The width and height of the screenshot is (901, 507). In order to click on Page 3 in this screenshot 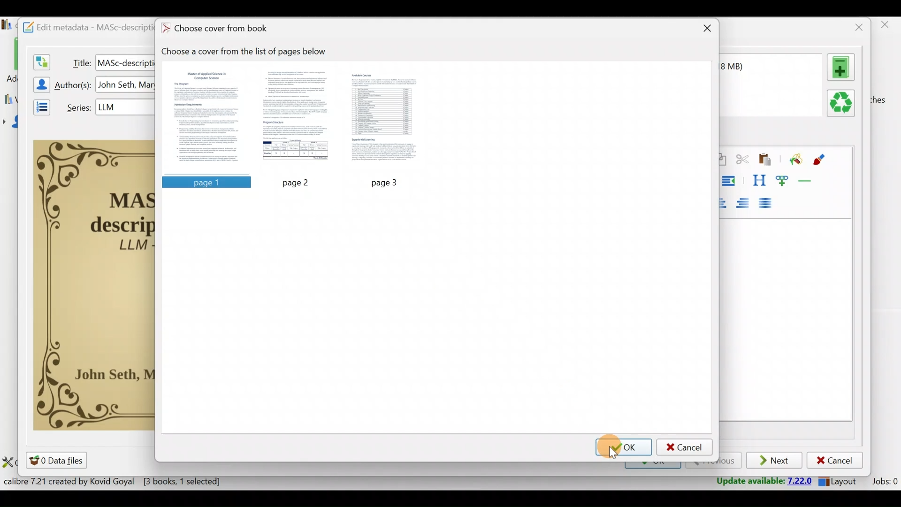, I will do `click(386, 118)`.